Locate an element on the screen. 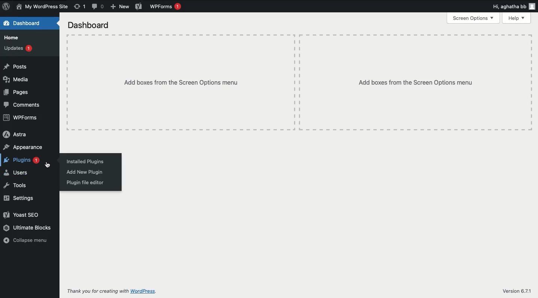 The height and width of the screenshot is (298, 538). Dashboard is located at coordinates (22, 23).